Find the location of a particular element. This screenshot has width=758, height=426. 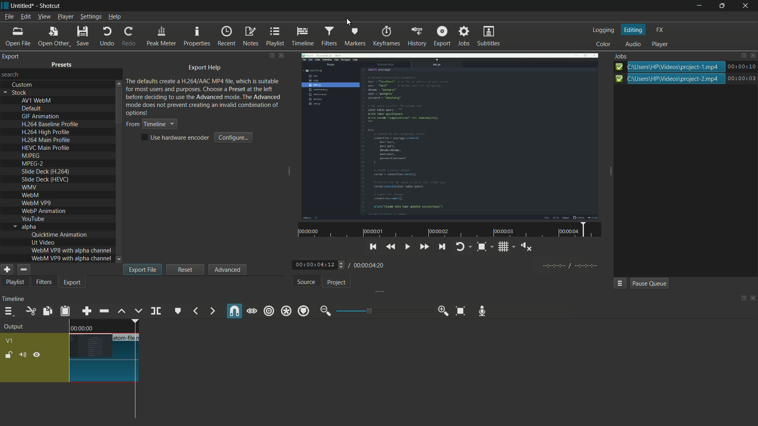

time is located at coordinates (527, 248).